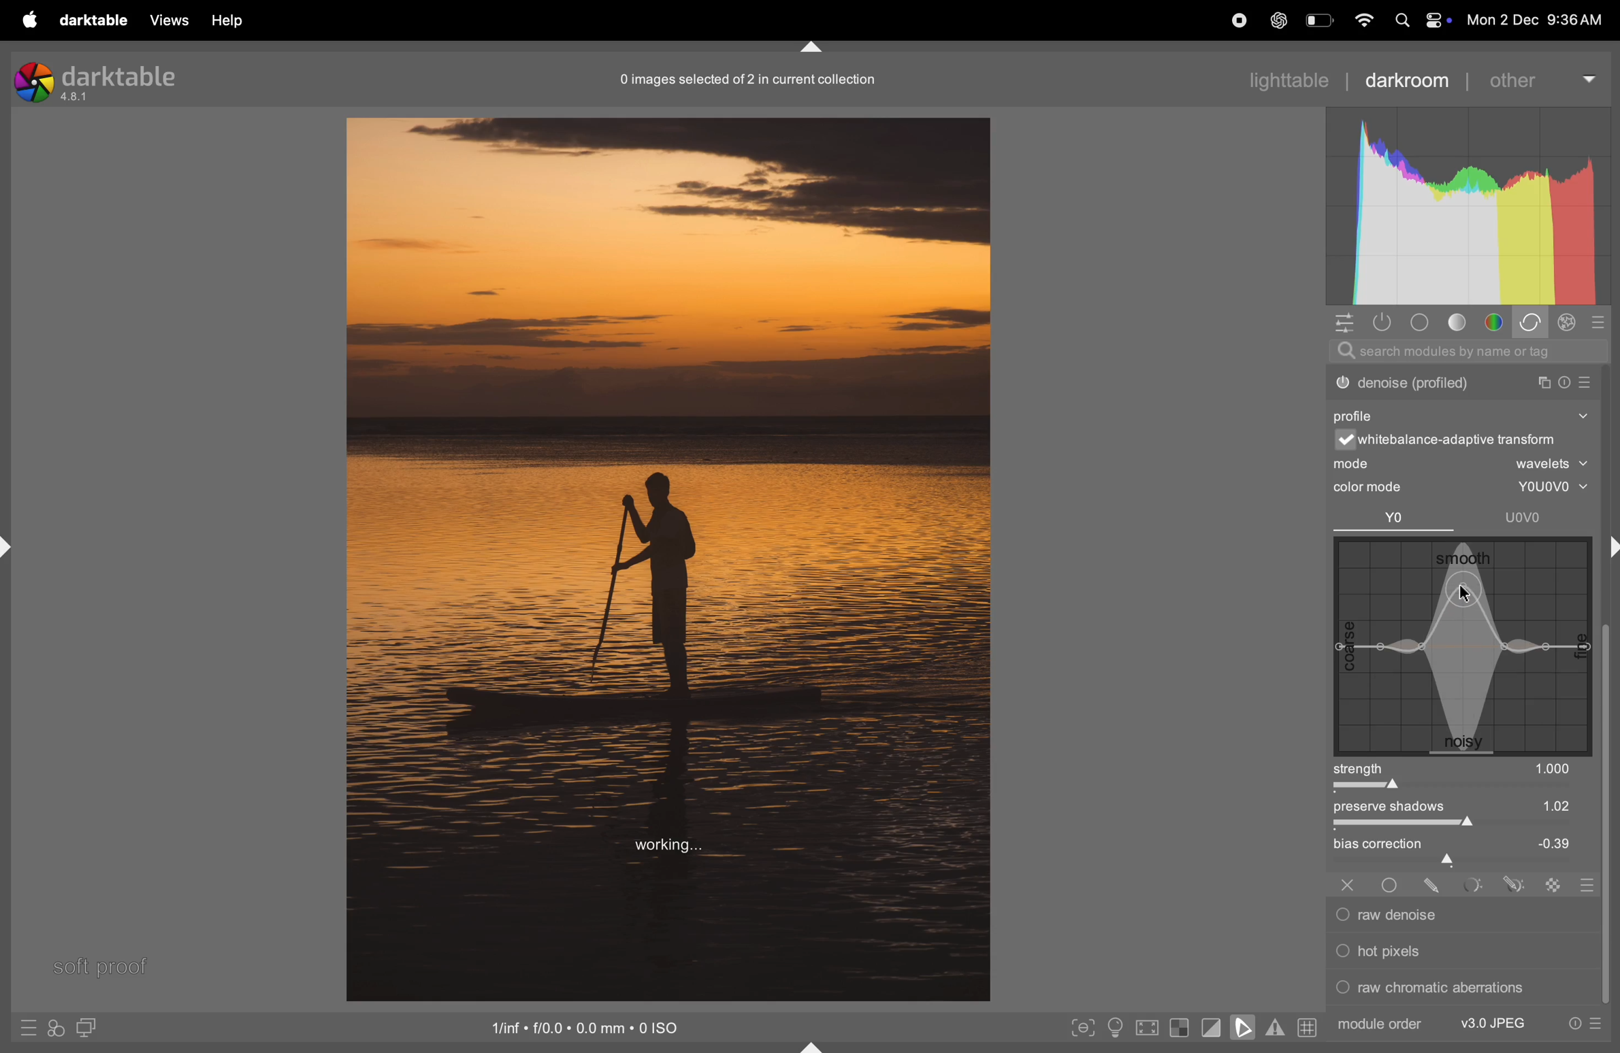 Image resolution: width=1620 pixels, height=1053 pixels. What do you see at coordinates (1553, 769) in the screenshot?
I see `1000` at bounding box center [1553, 769].